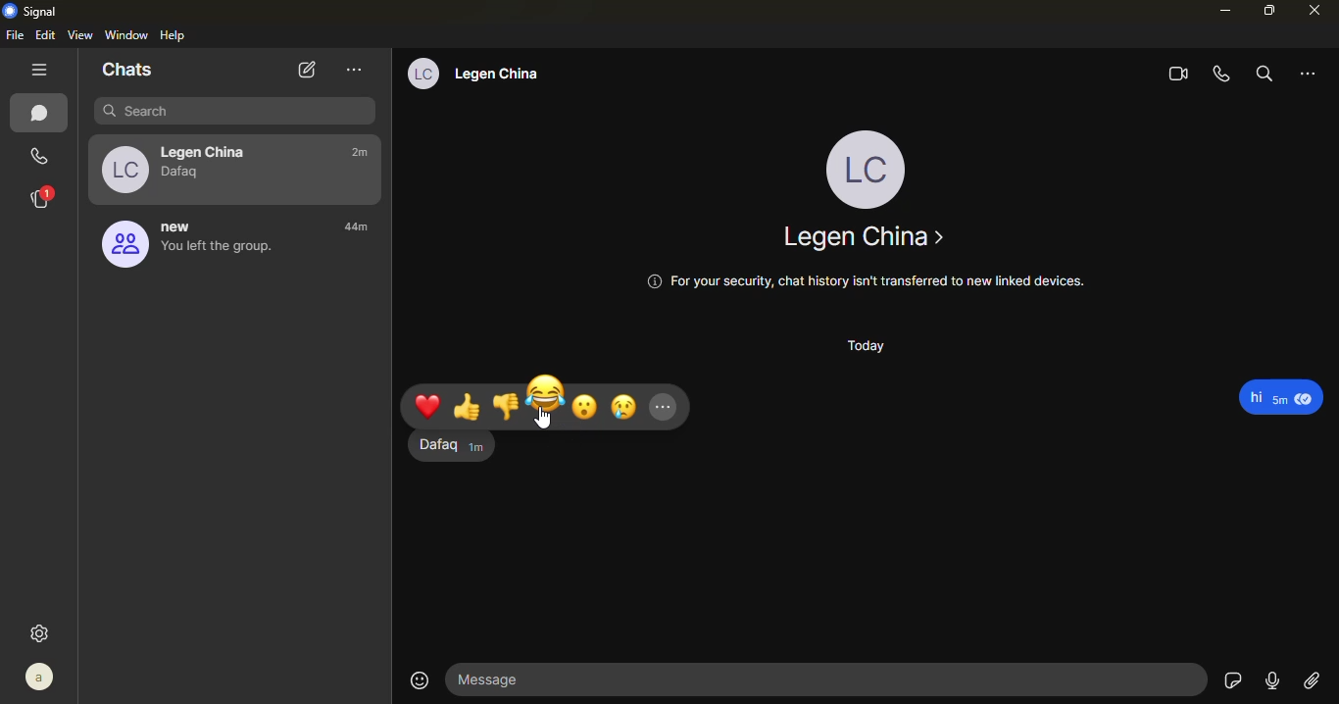 This screenshot has height=704, width=1339. What do you see at coordinates (1222, 11) in the screenshot?
I see `minimize` at bounding box center [1222, 11].